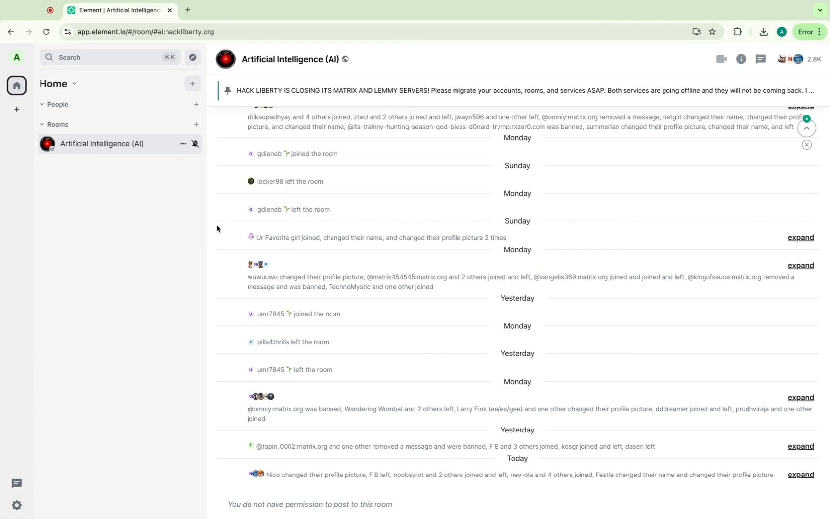 Image resolution: width=830 pixels, height=519 pixels. Describe the element at coordinates (283, 182) in the screenshot. I see `message` at that location.